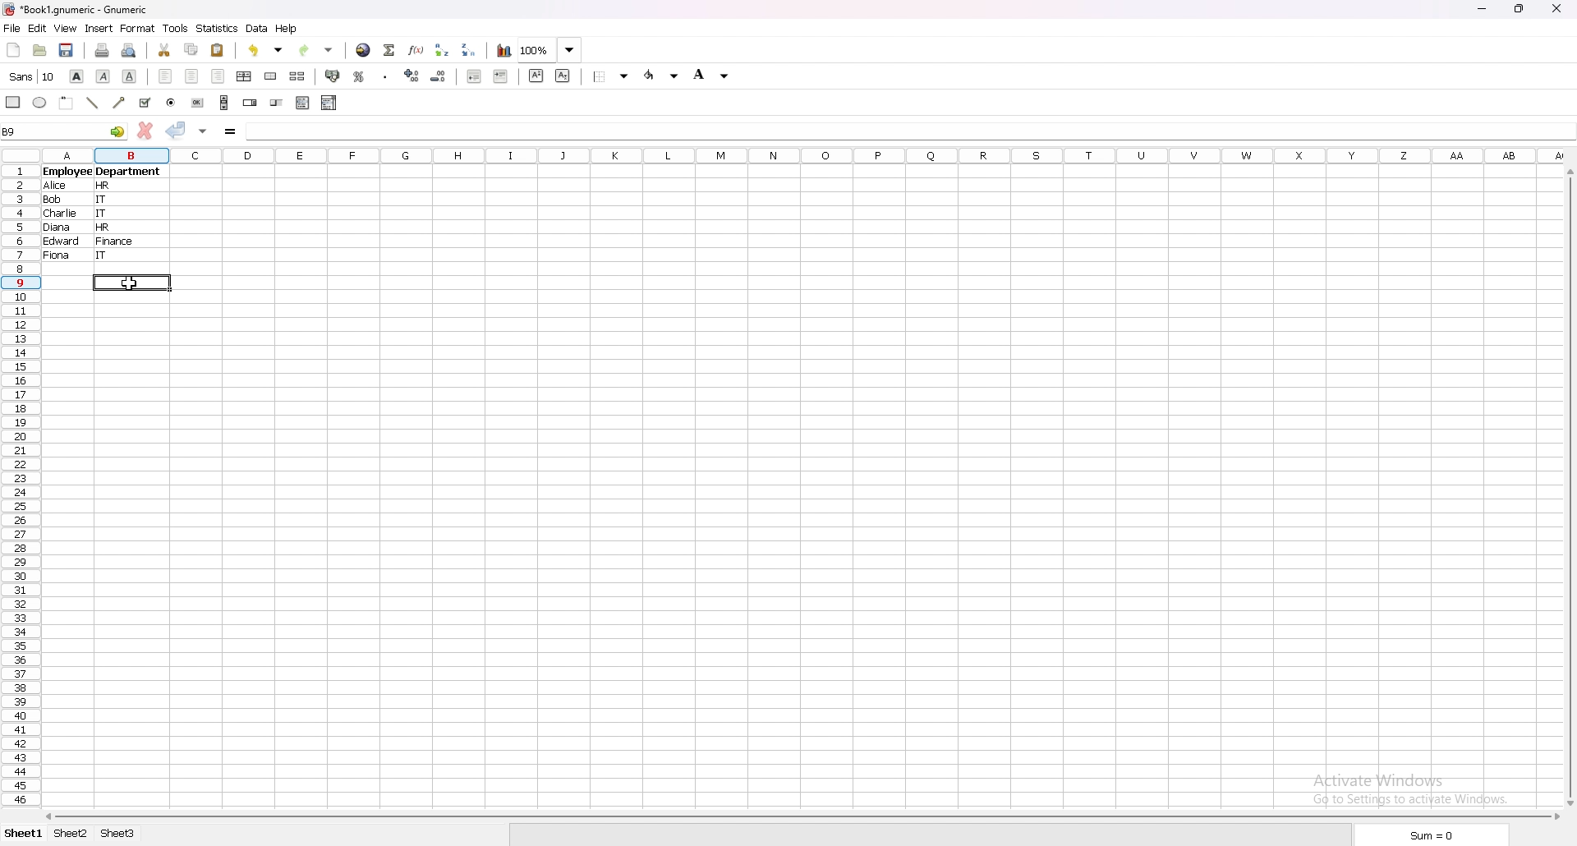  I want to click on diana, so click(58, 230).